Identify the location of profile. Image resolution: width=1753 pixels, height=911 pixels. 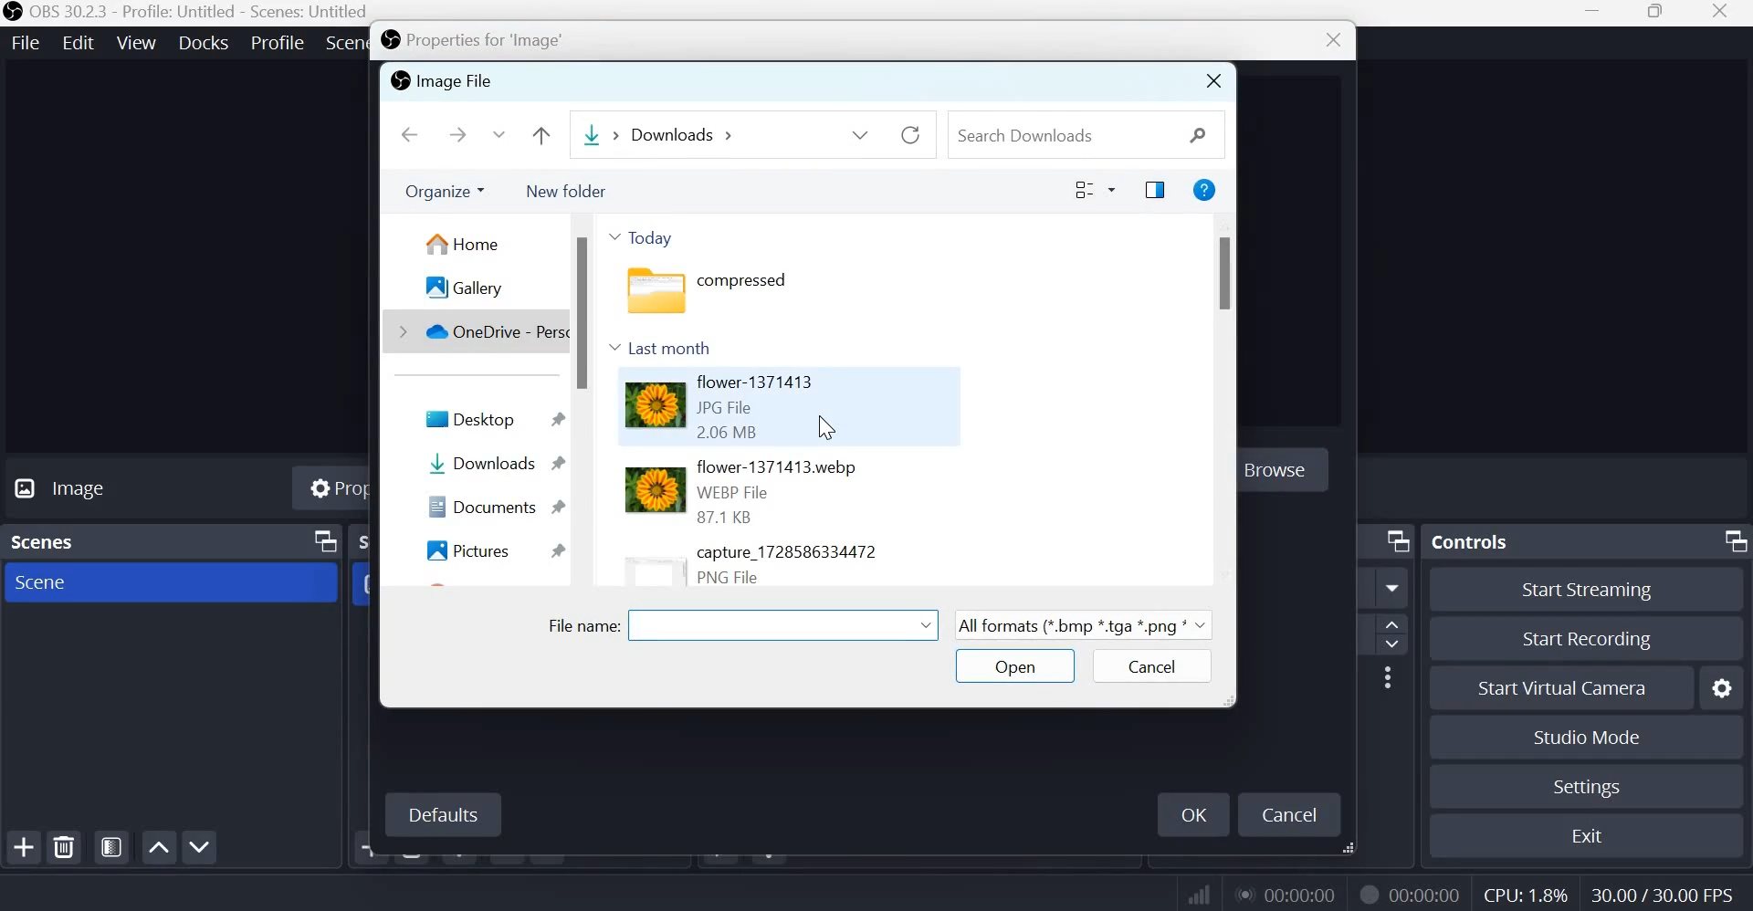
(279, 40).